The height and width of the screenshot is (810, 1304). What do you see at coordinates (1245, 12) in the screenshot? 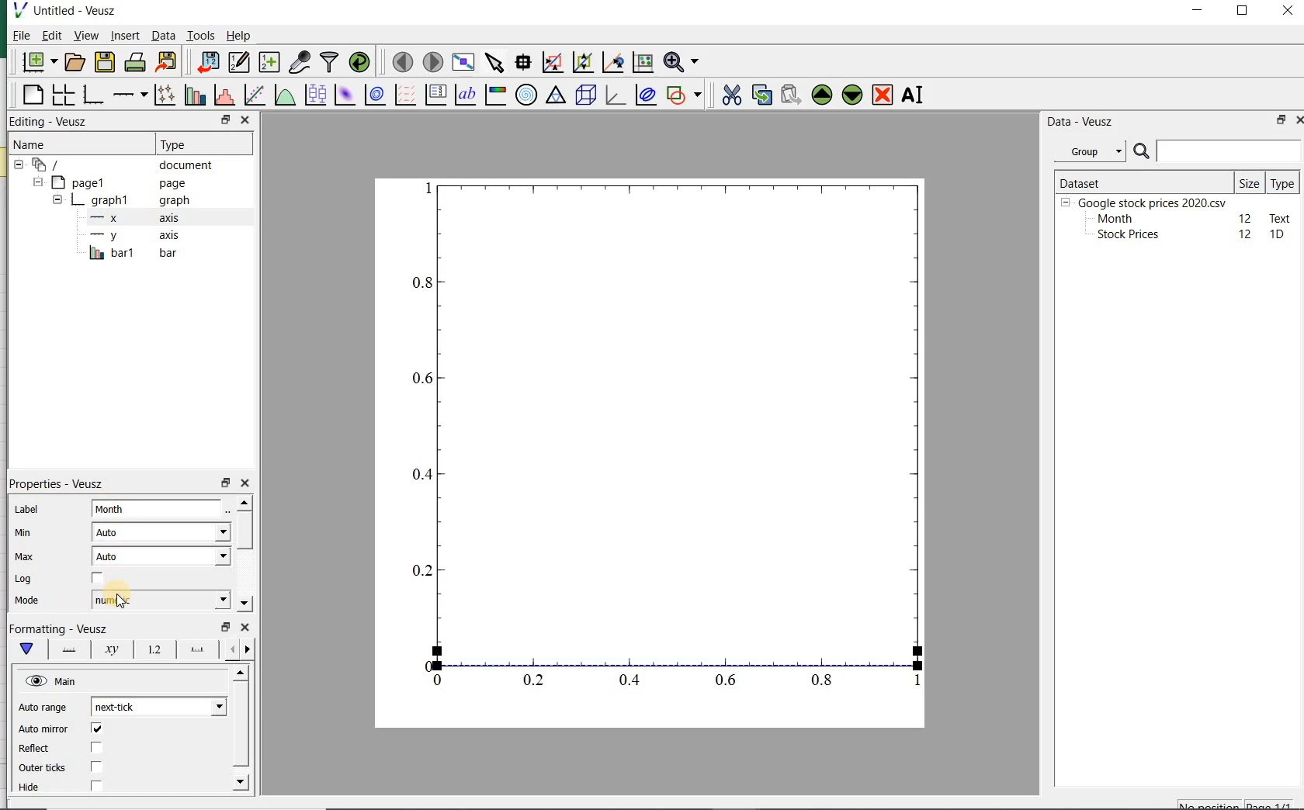
I see `maximize` at bounding box center [1245, 12].